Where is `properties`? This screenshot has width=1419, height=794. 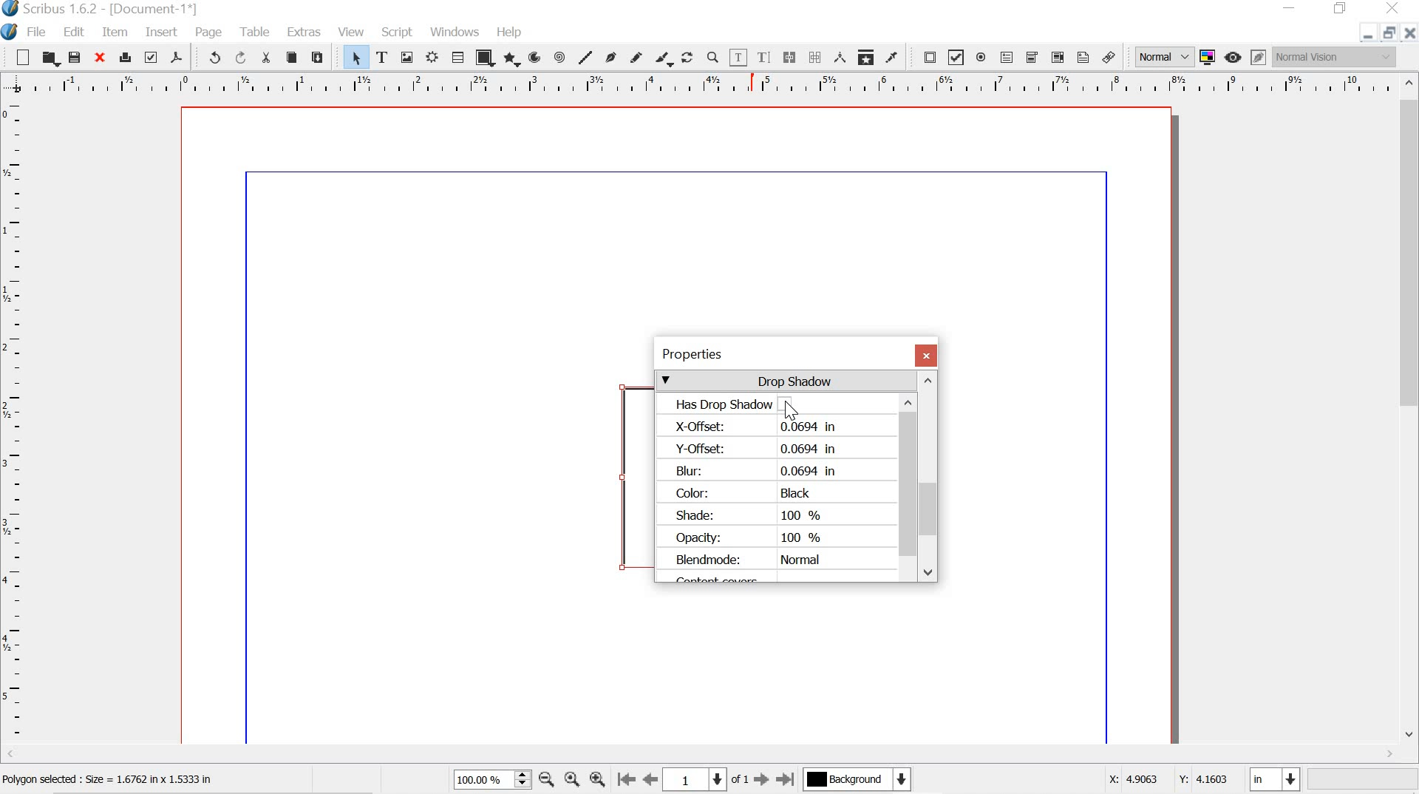 properties is located at coordinates (772, 354).